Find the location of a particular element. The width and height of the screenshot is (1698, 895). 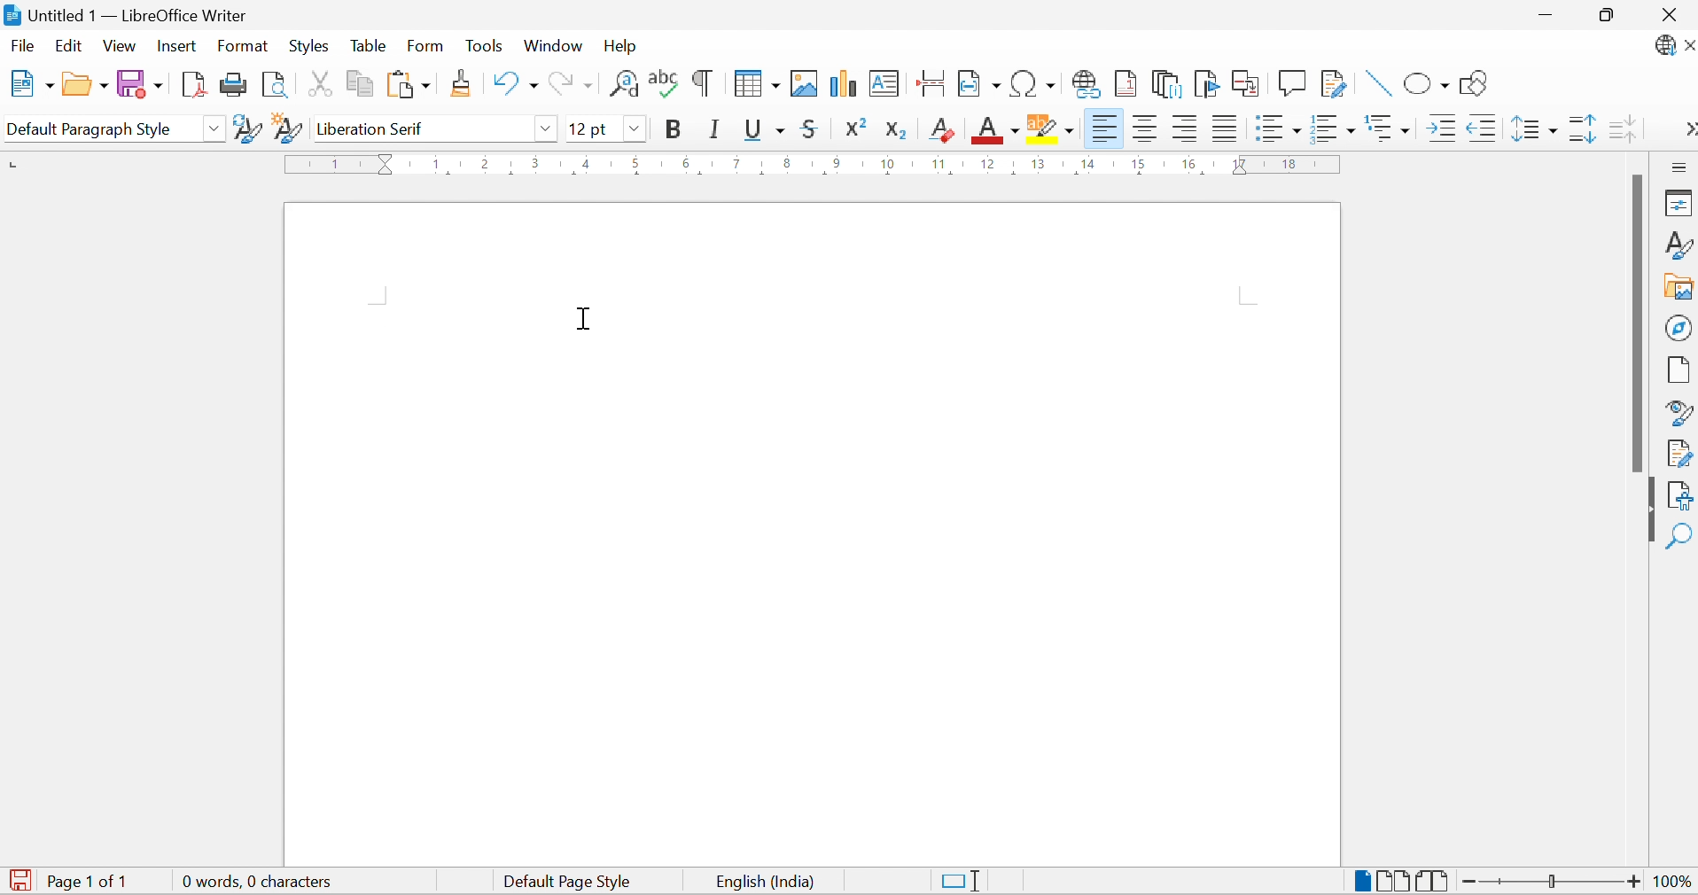

Properties is located at coordinates (1678, 204).